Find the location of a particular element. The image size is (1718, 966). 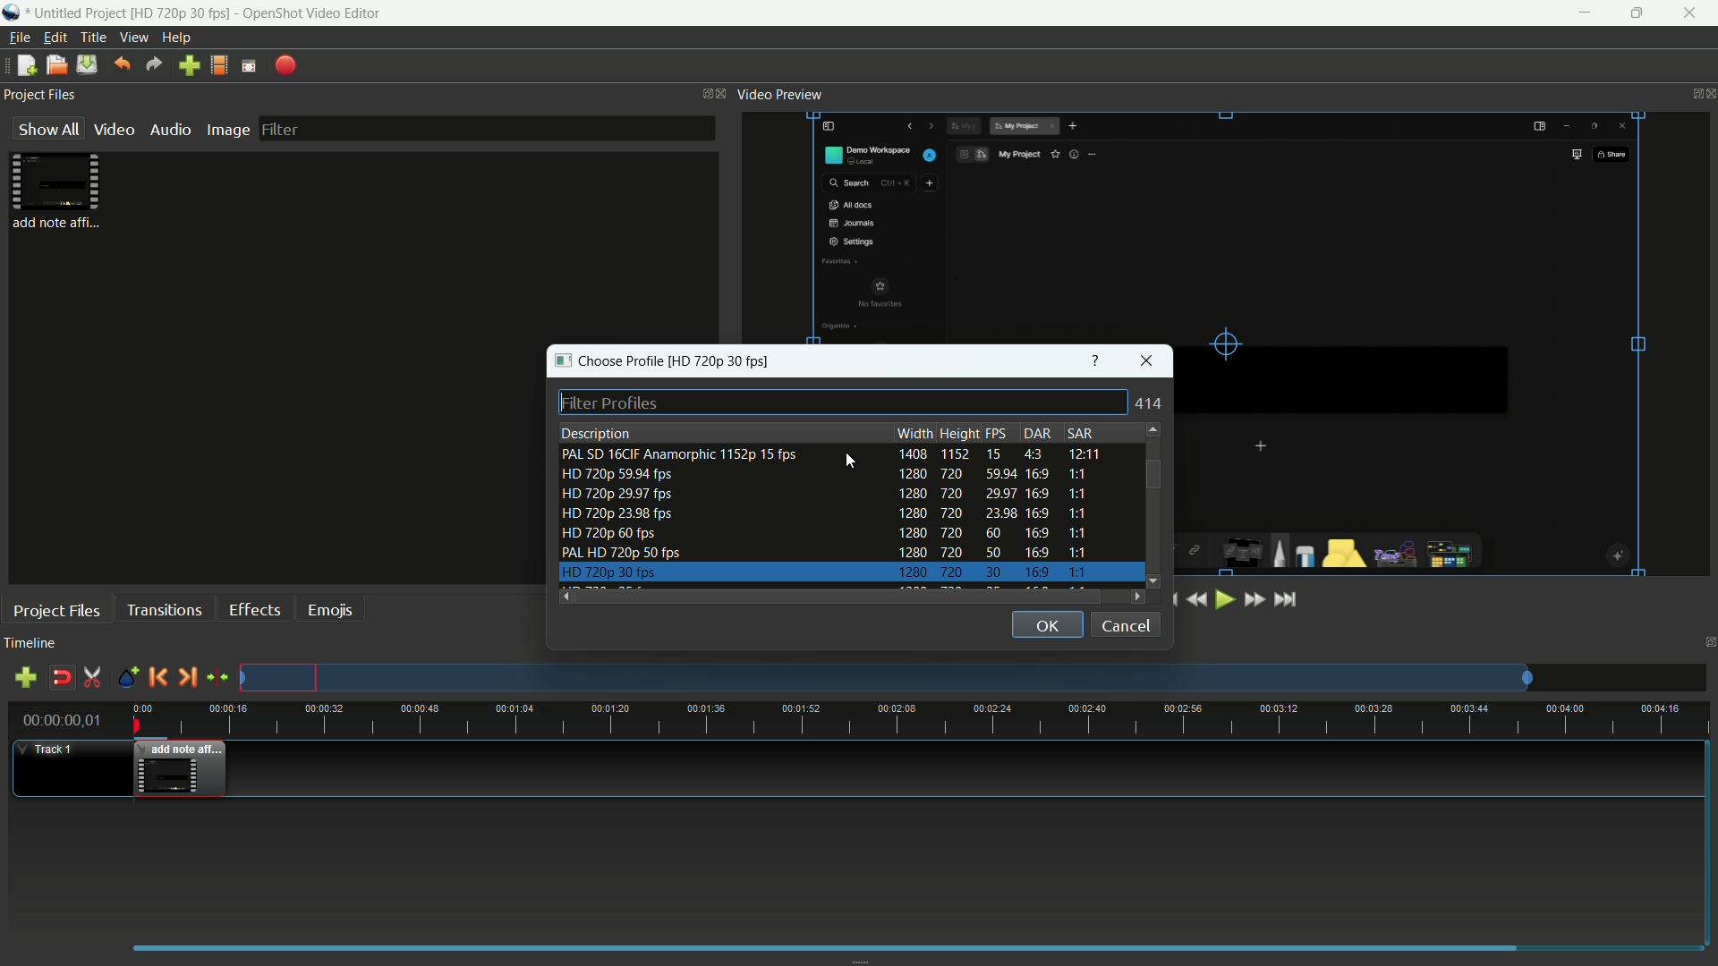

help menu is located at coordinates (175, 38).